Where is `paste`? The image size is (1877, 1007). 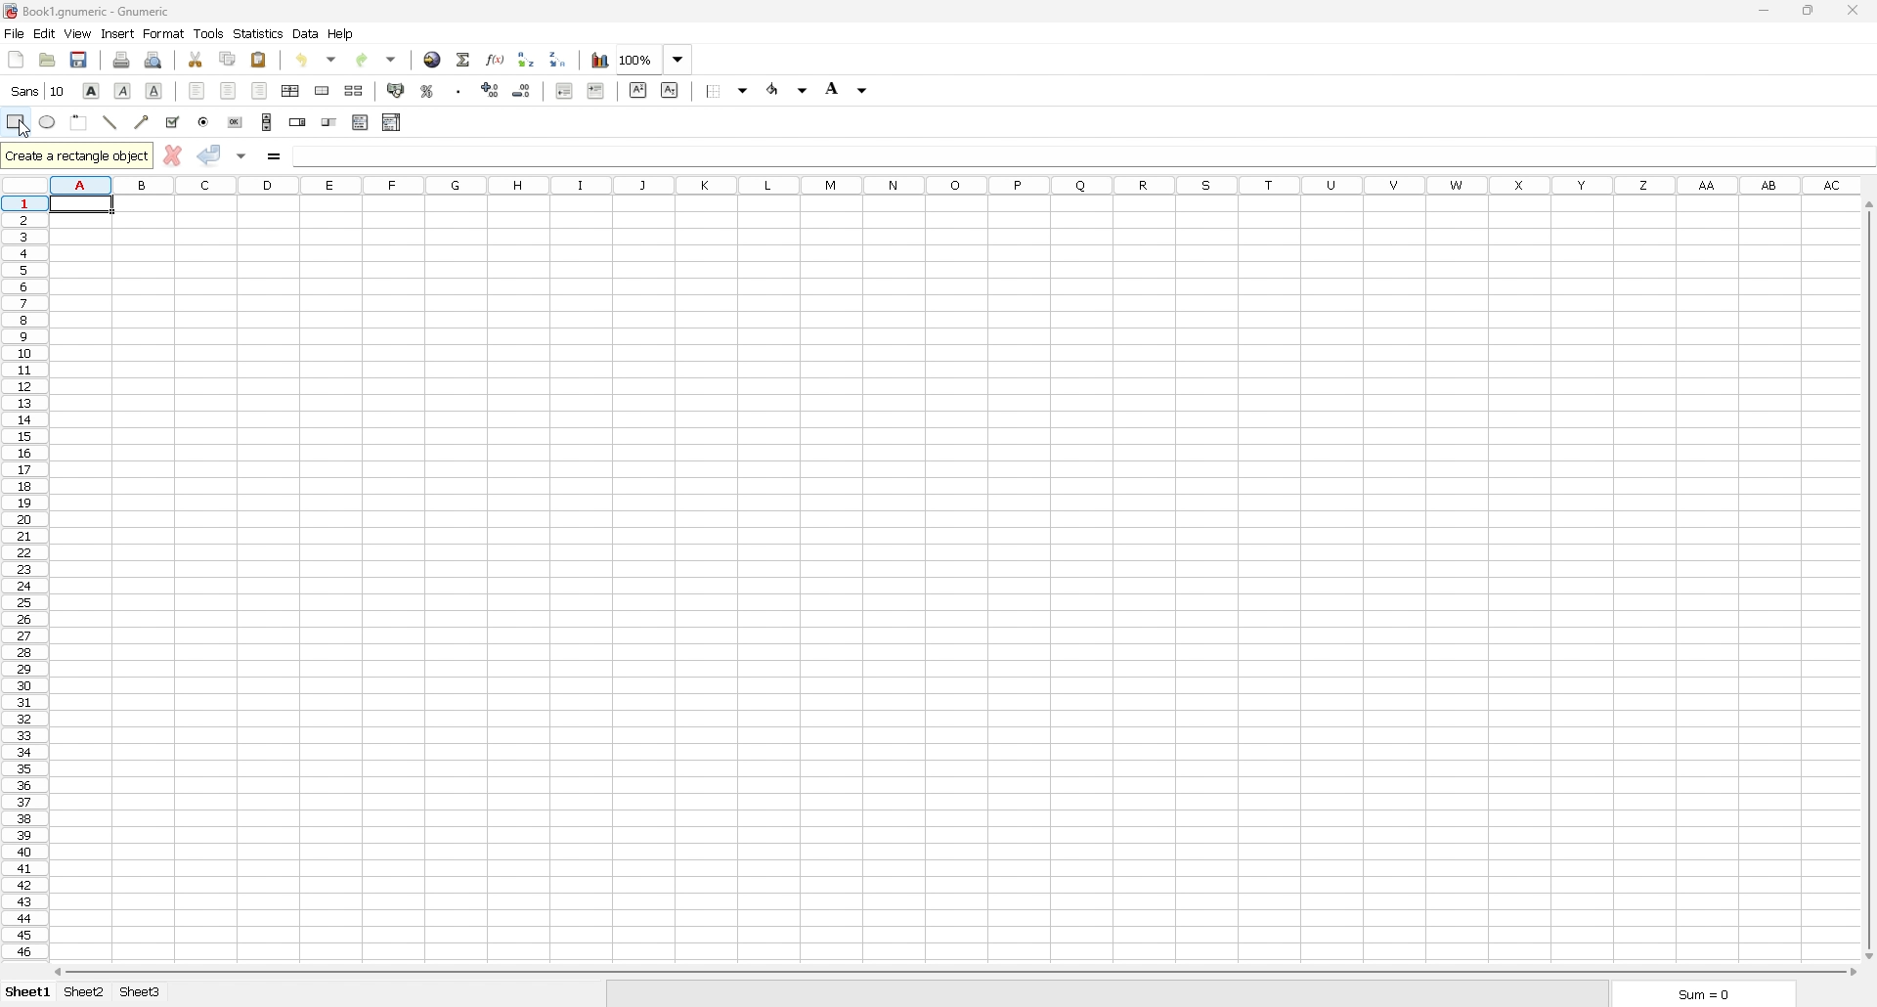
paste is located at coordinates (260, 59).